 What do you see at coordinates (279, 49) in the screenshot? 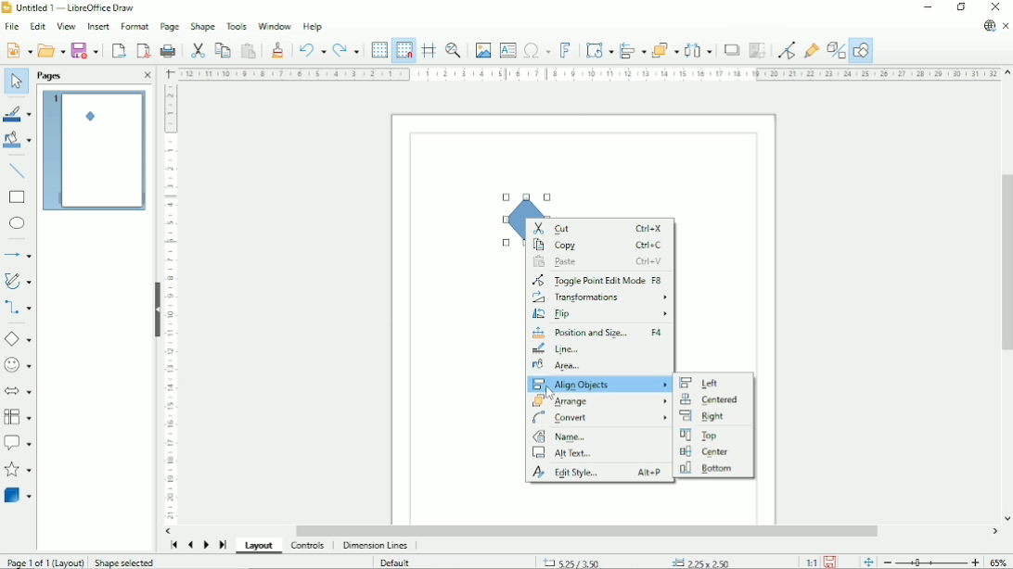
I see `Clone formatting` at bounding box center [279, 49].